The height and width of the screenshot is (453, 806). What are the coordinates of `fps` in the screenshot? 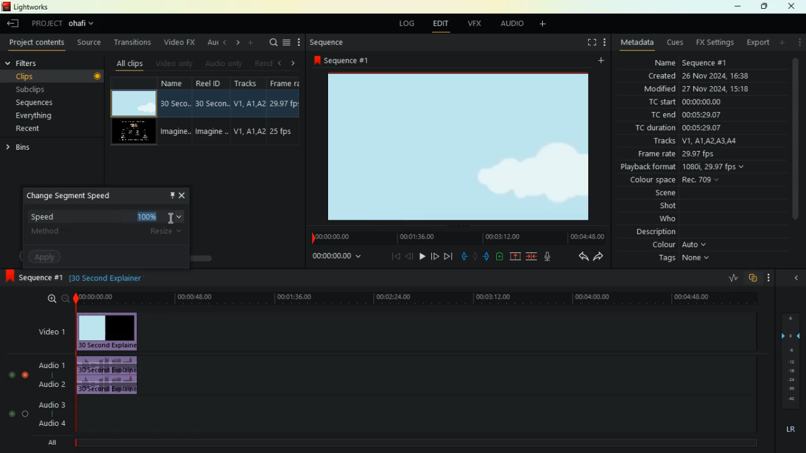 It's located at (287, 113).